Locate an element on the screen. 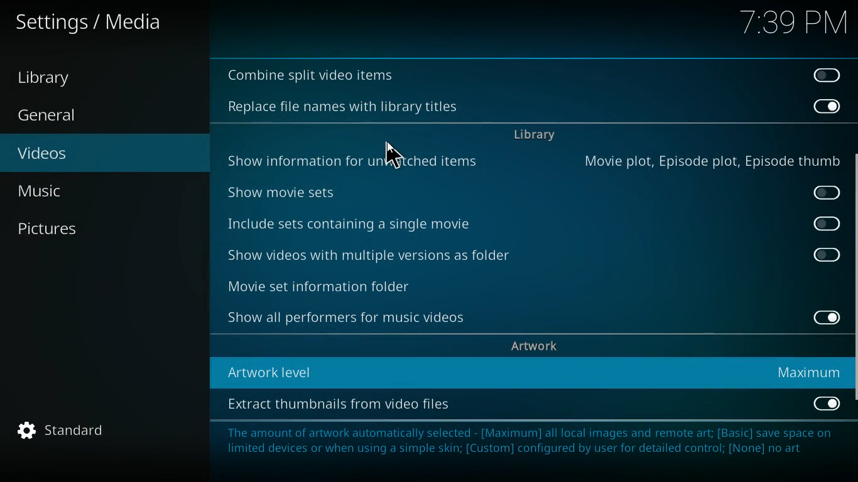 This screenshot has width=858, height=482. library is located at coordinates (534, 137).